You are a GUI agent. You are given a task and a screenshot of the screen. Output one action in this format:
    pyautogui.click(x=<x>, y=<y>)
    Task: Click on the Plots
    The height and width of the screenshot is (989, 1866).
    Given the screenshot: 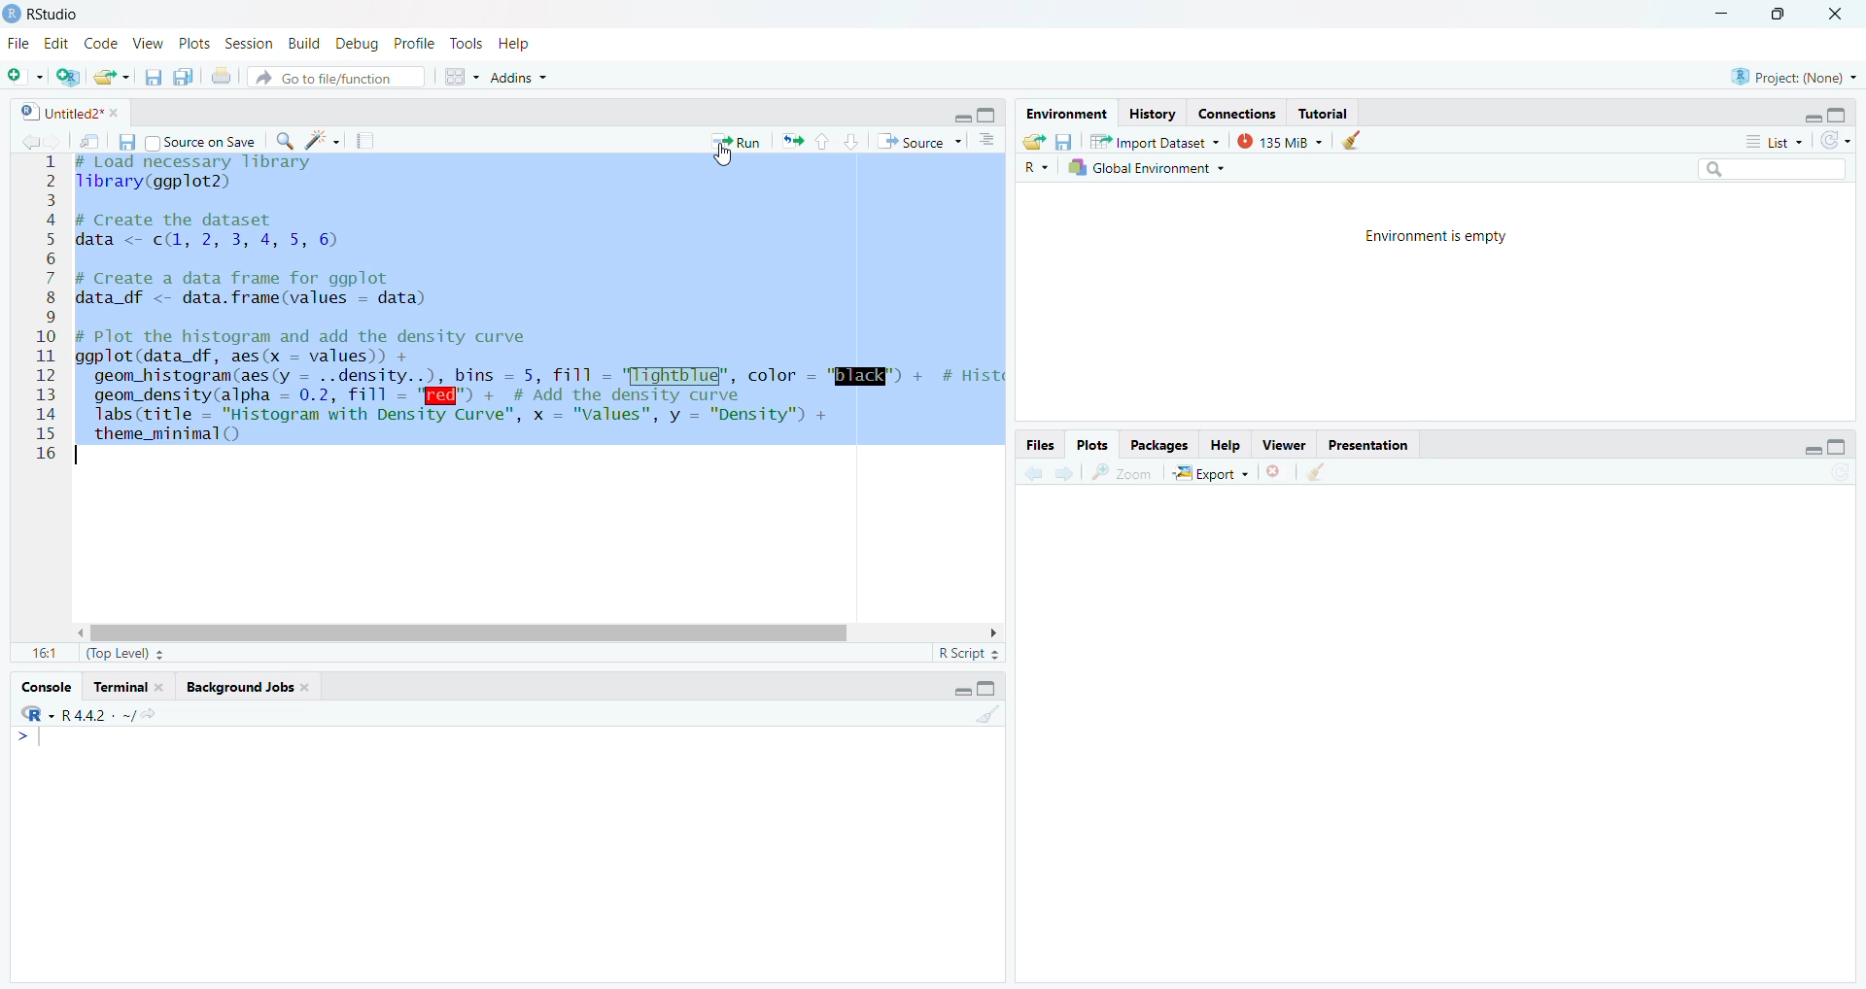 What is the action you would take?
    pyautogui.click(x=1092, y=443)
    